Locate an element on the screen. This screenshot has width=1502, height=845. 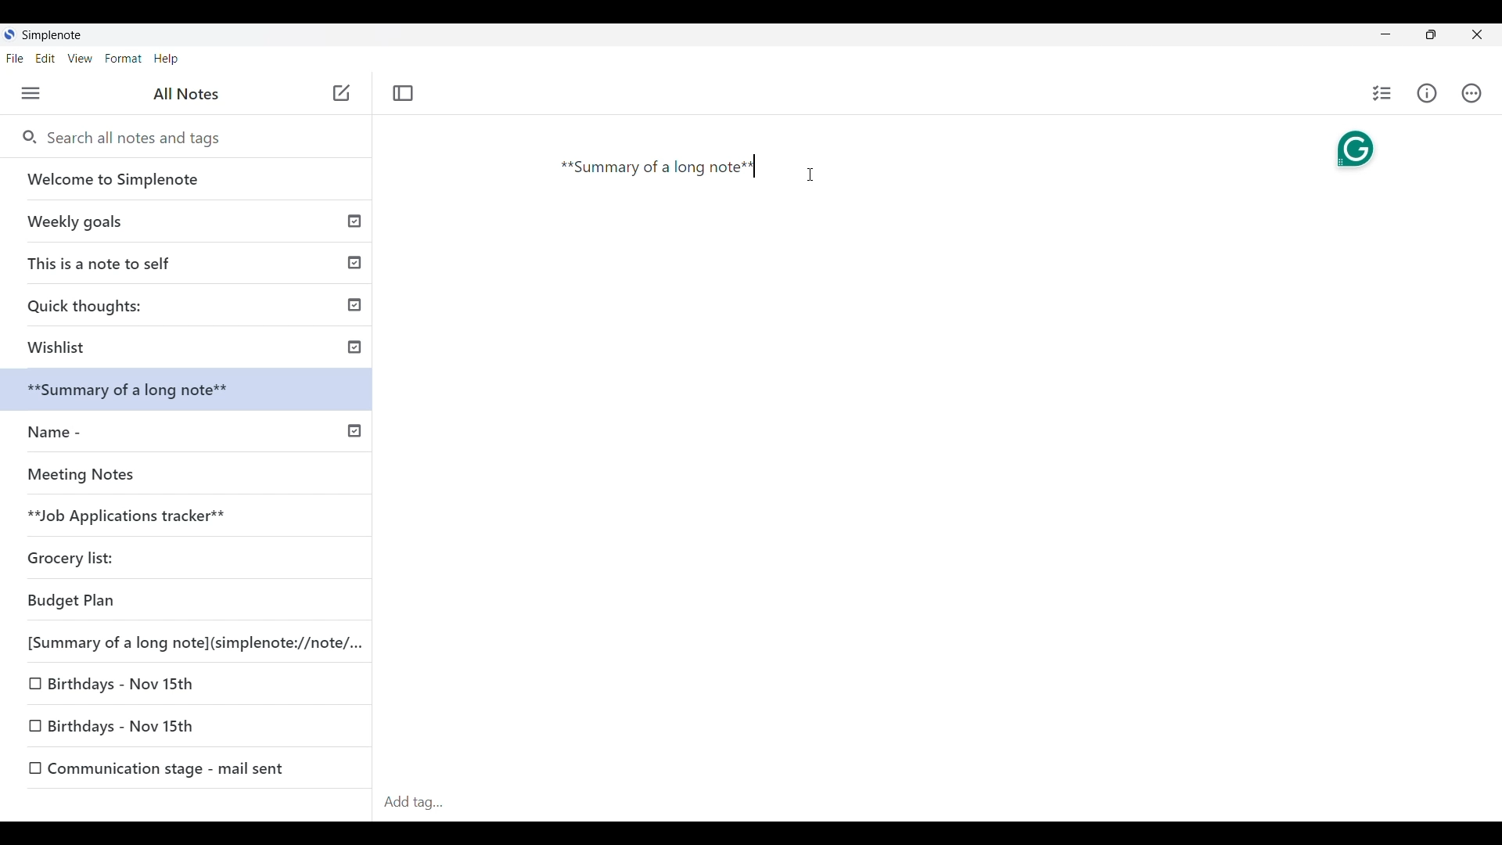
Edit is located at coordinates (45, 59).